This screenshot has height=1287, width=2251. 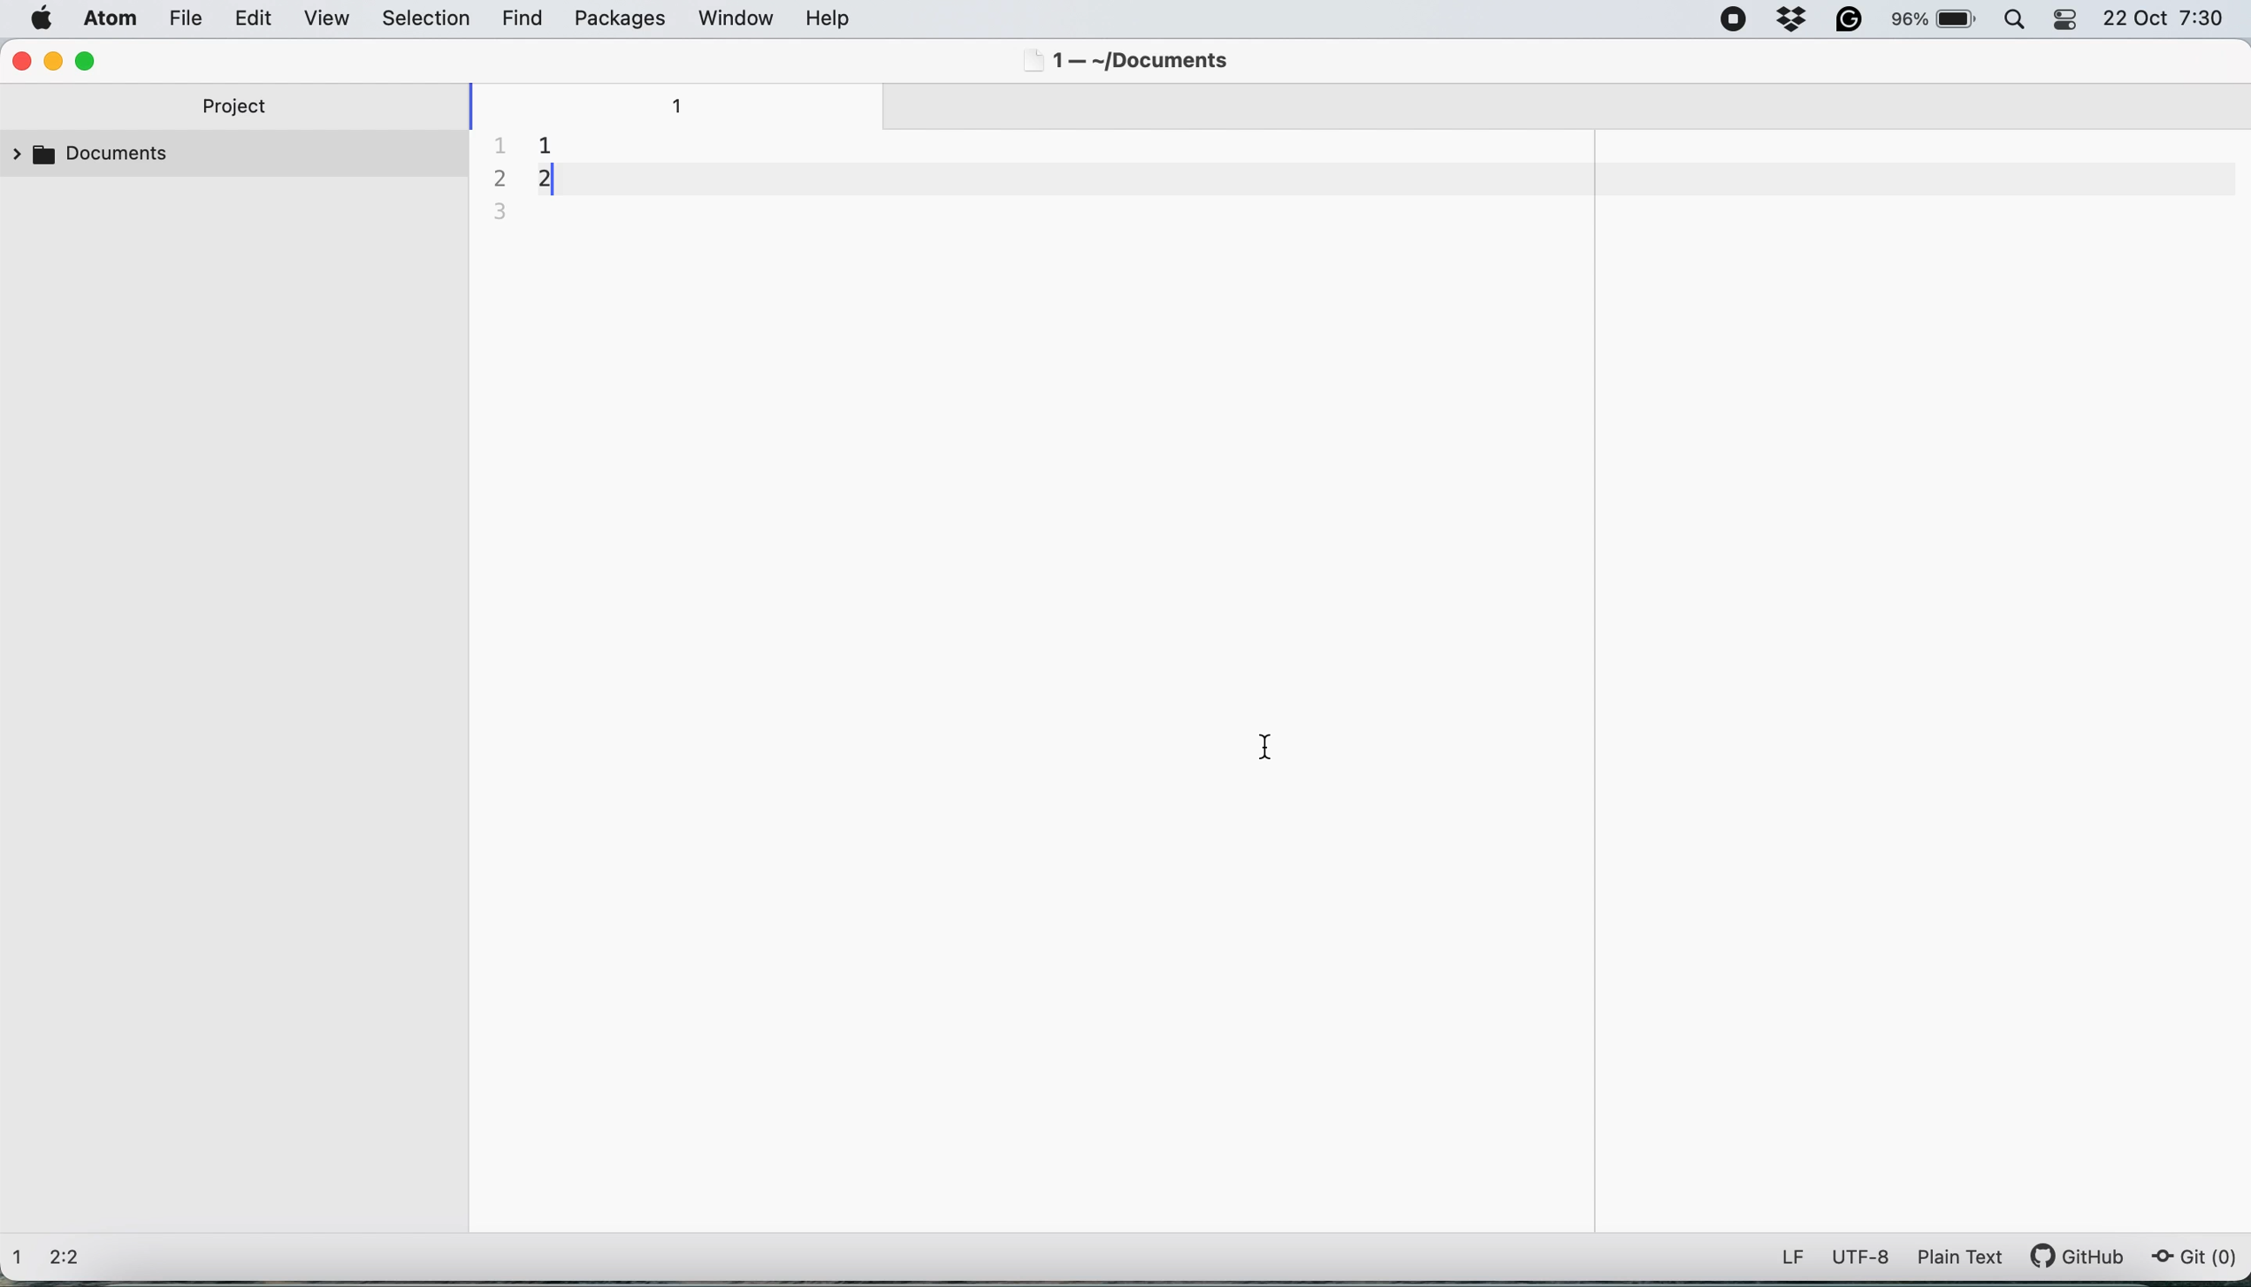 I want to click on maximise, so click(x=92, y=62).